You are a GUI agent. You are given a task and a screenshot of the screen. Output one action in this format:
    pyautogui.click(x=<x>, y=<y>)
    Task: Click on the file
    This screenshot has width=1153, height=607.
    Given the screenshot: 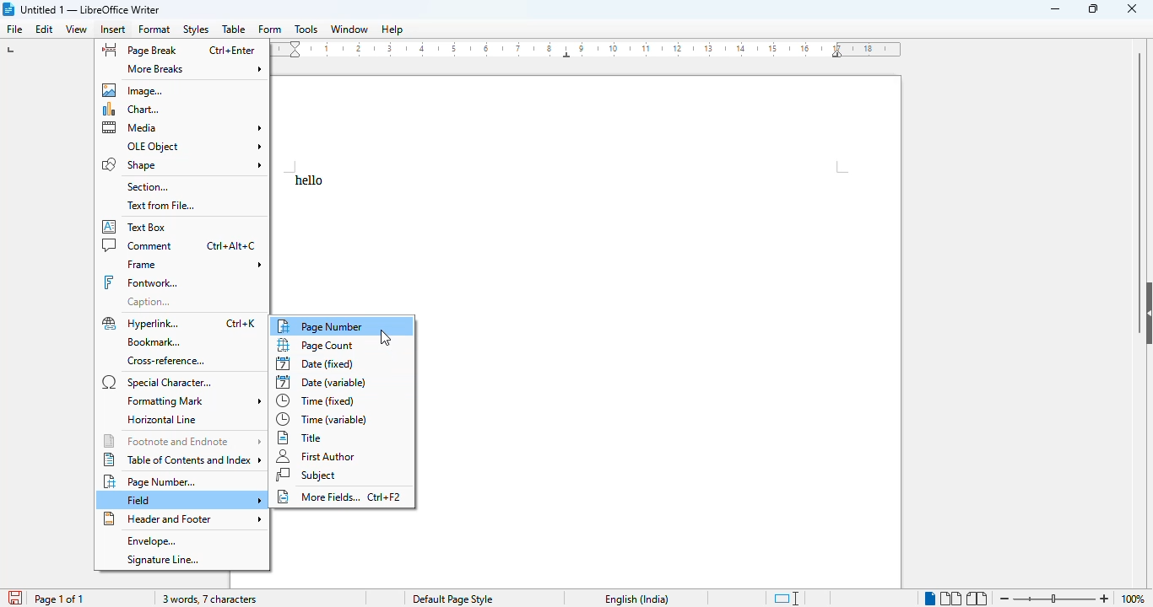 What is the action you would take?
    pyautogui.click(x=14, y=29)
    